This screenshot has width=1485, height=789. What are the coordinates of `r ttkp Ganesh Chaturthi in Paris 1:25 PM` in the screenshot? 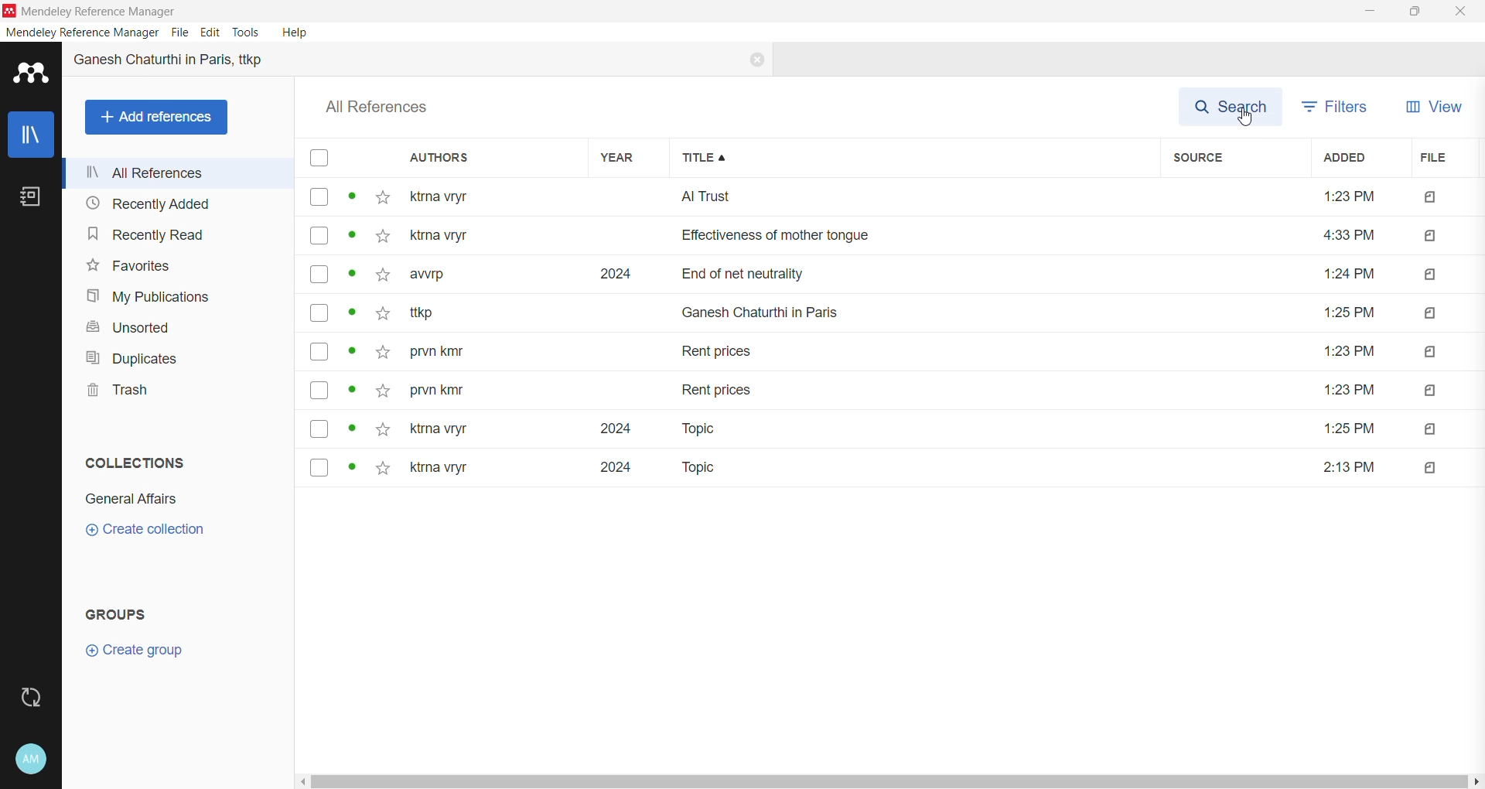 It's located at (893, 313).